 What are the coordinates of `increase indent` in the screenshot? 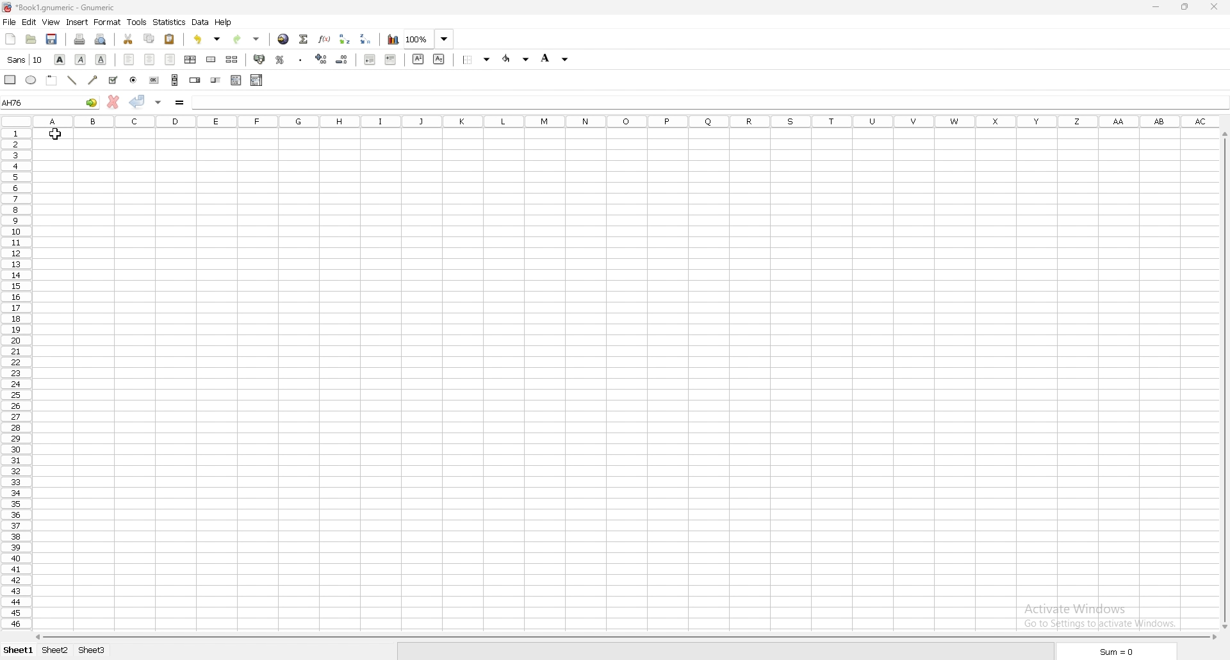 It's located at (391, 60).